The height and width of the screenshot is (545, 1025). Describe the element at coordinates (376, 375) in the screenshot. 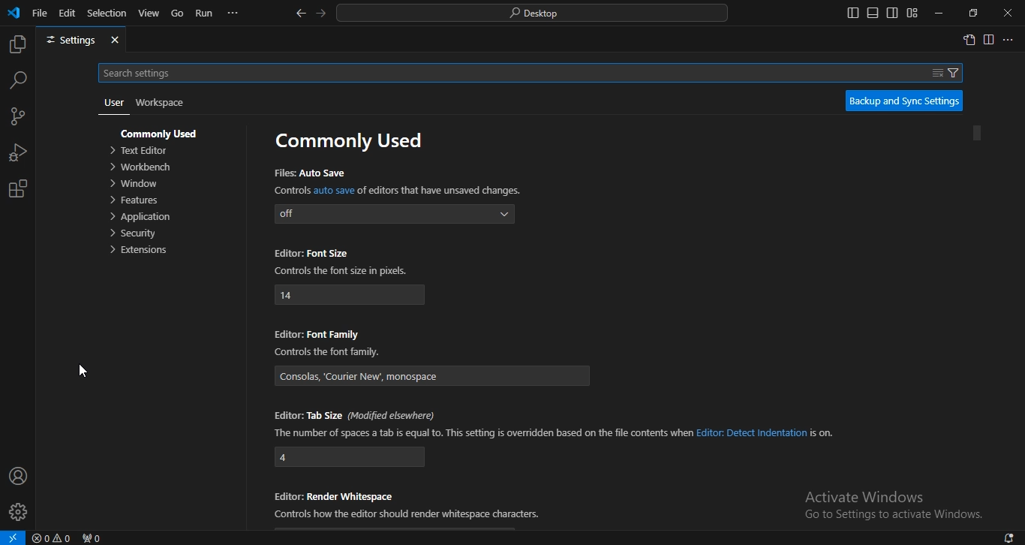

I see `‘Consolas, ‘Courier New’. monospace` at that location.